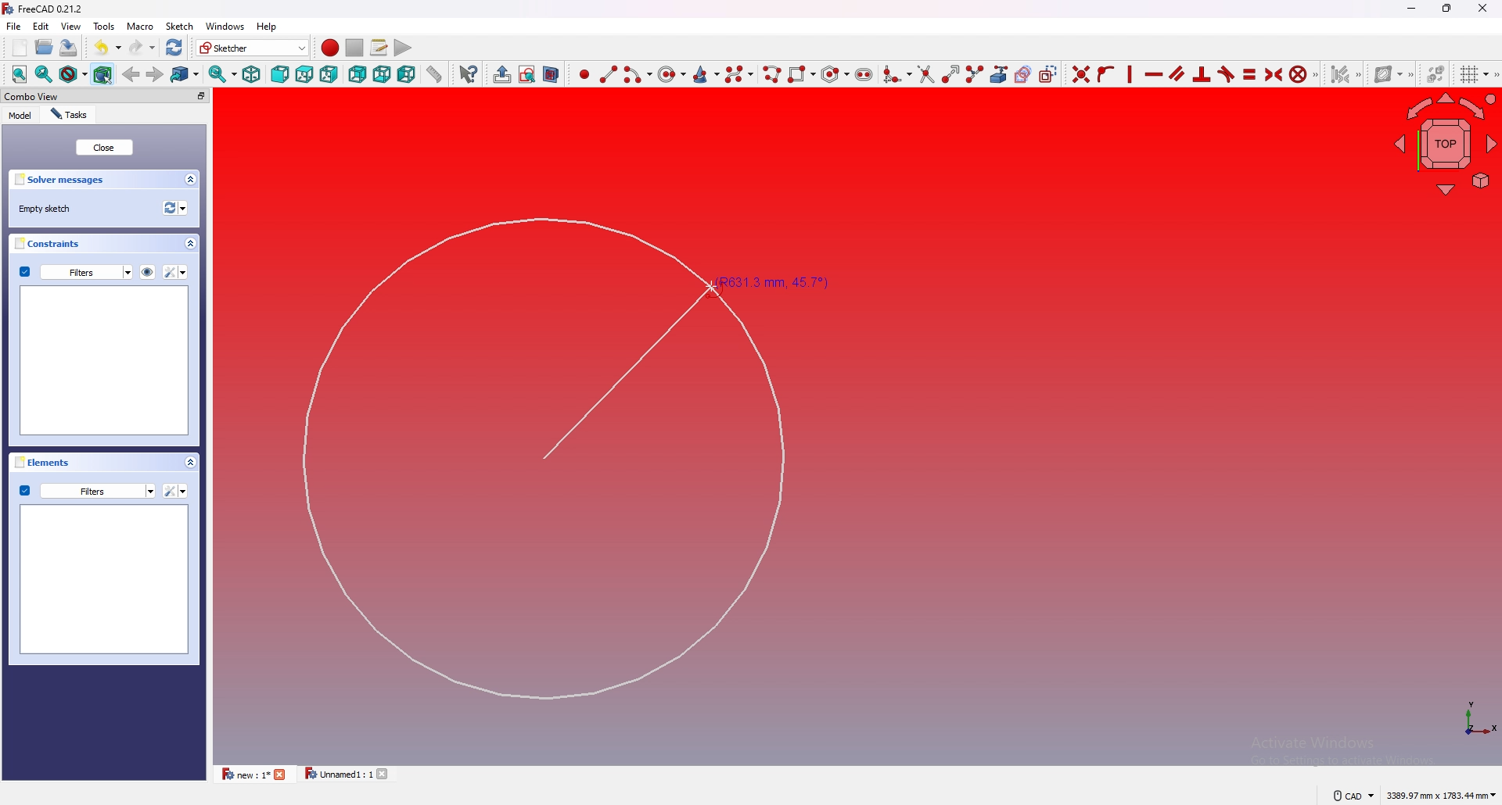 This screenshot has width=1502, height=805. I want to click on back, so click(132, 74).